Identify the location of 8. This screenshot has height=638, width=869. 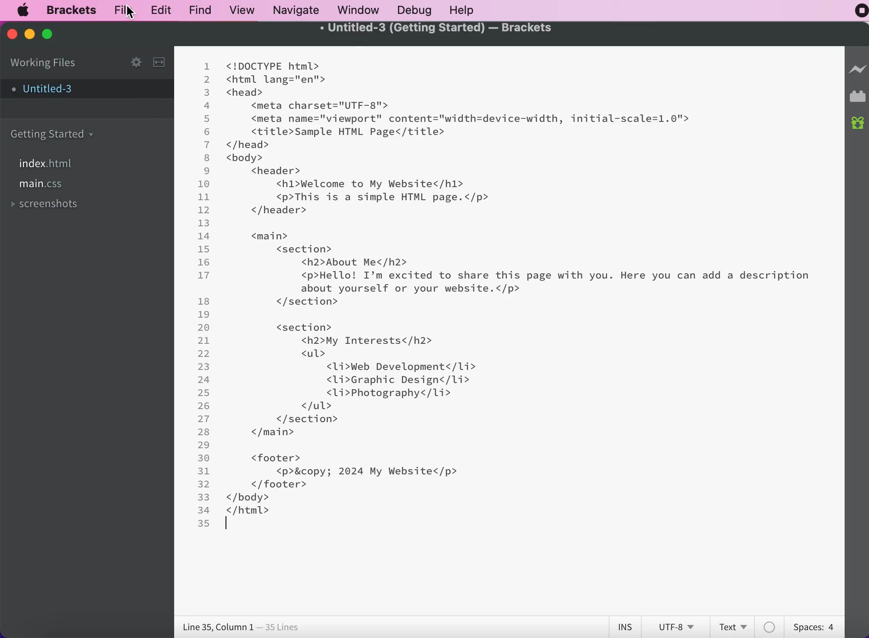
(206, 158).